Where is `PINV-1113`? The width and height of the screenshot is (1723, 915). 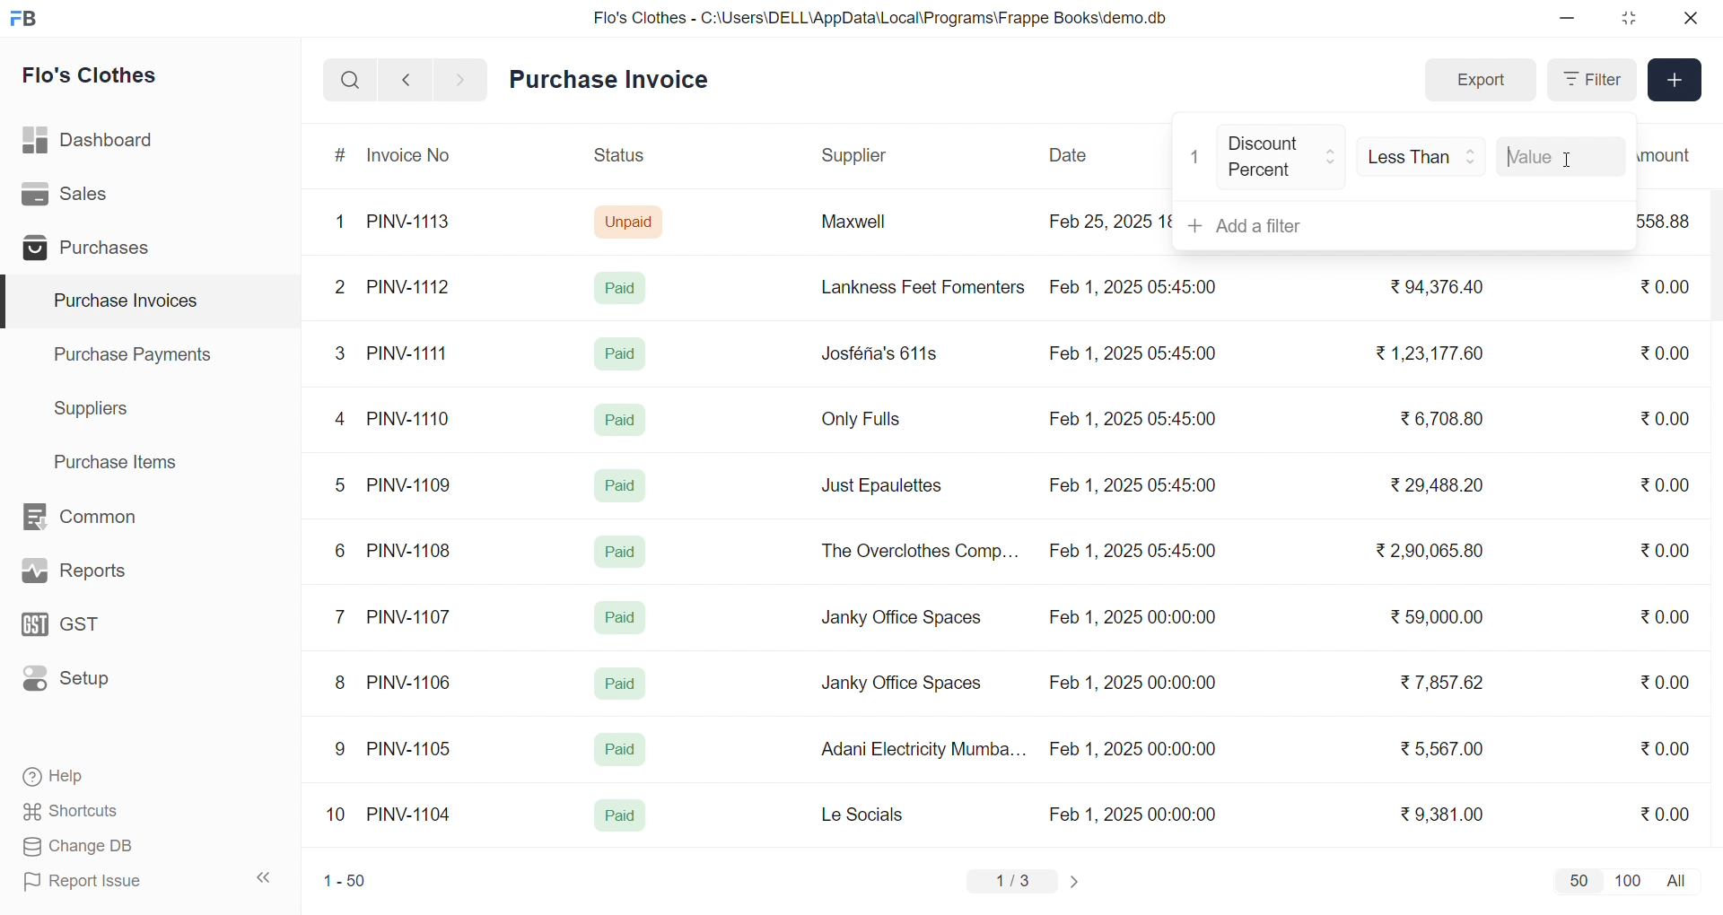
PINV-1113 is located at coordinates (416, 223).